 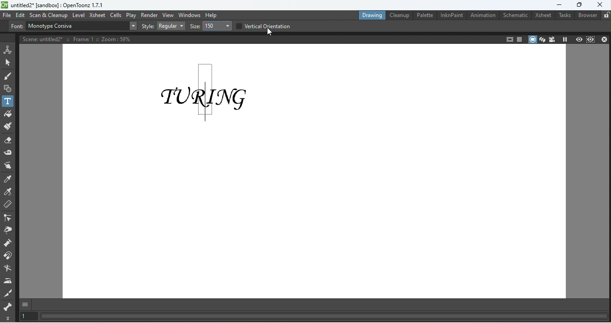 I want to click on Maximize, so click(x=579, y=4).